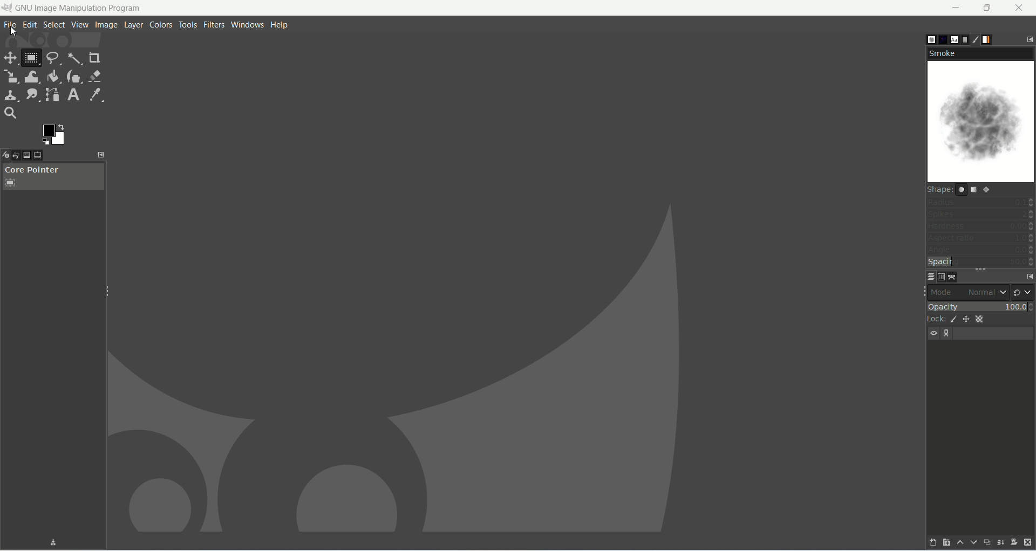 This screenshot has width=1036, height=551. What do you see at coordinates (93, 58) in the screenshot?
I see `crop tool` at bounding box center [93, 58].